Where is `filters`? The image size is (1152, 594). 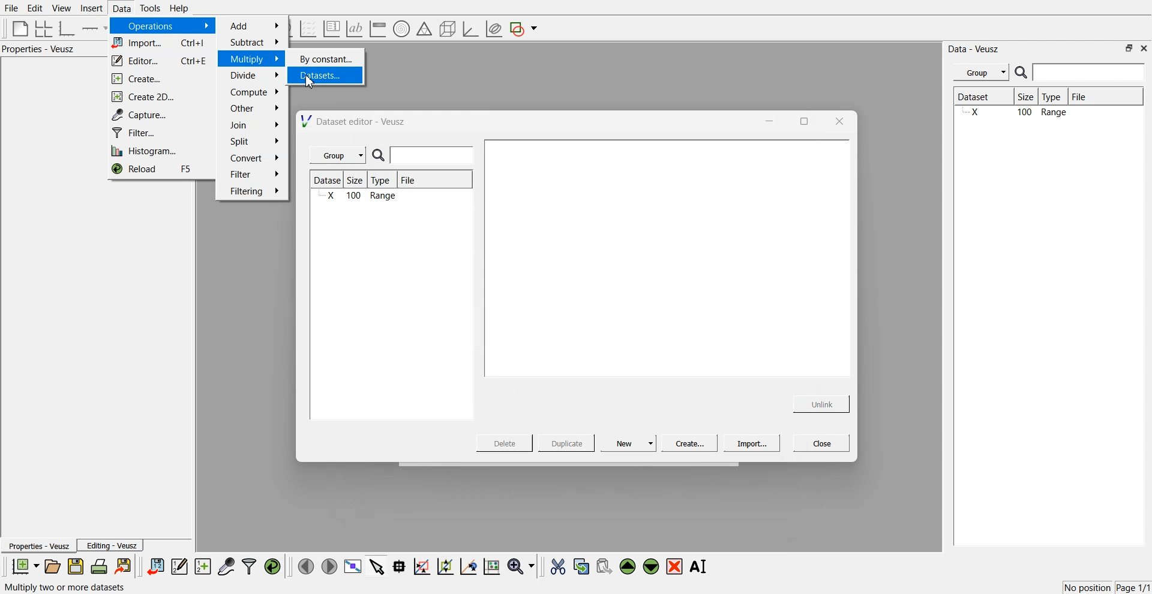
filters is located at coordinates (248, 566).